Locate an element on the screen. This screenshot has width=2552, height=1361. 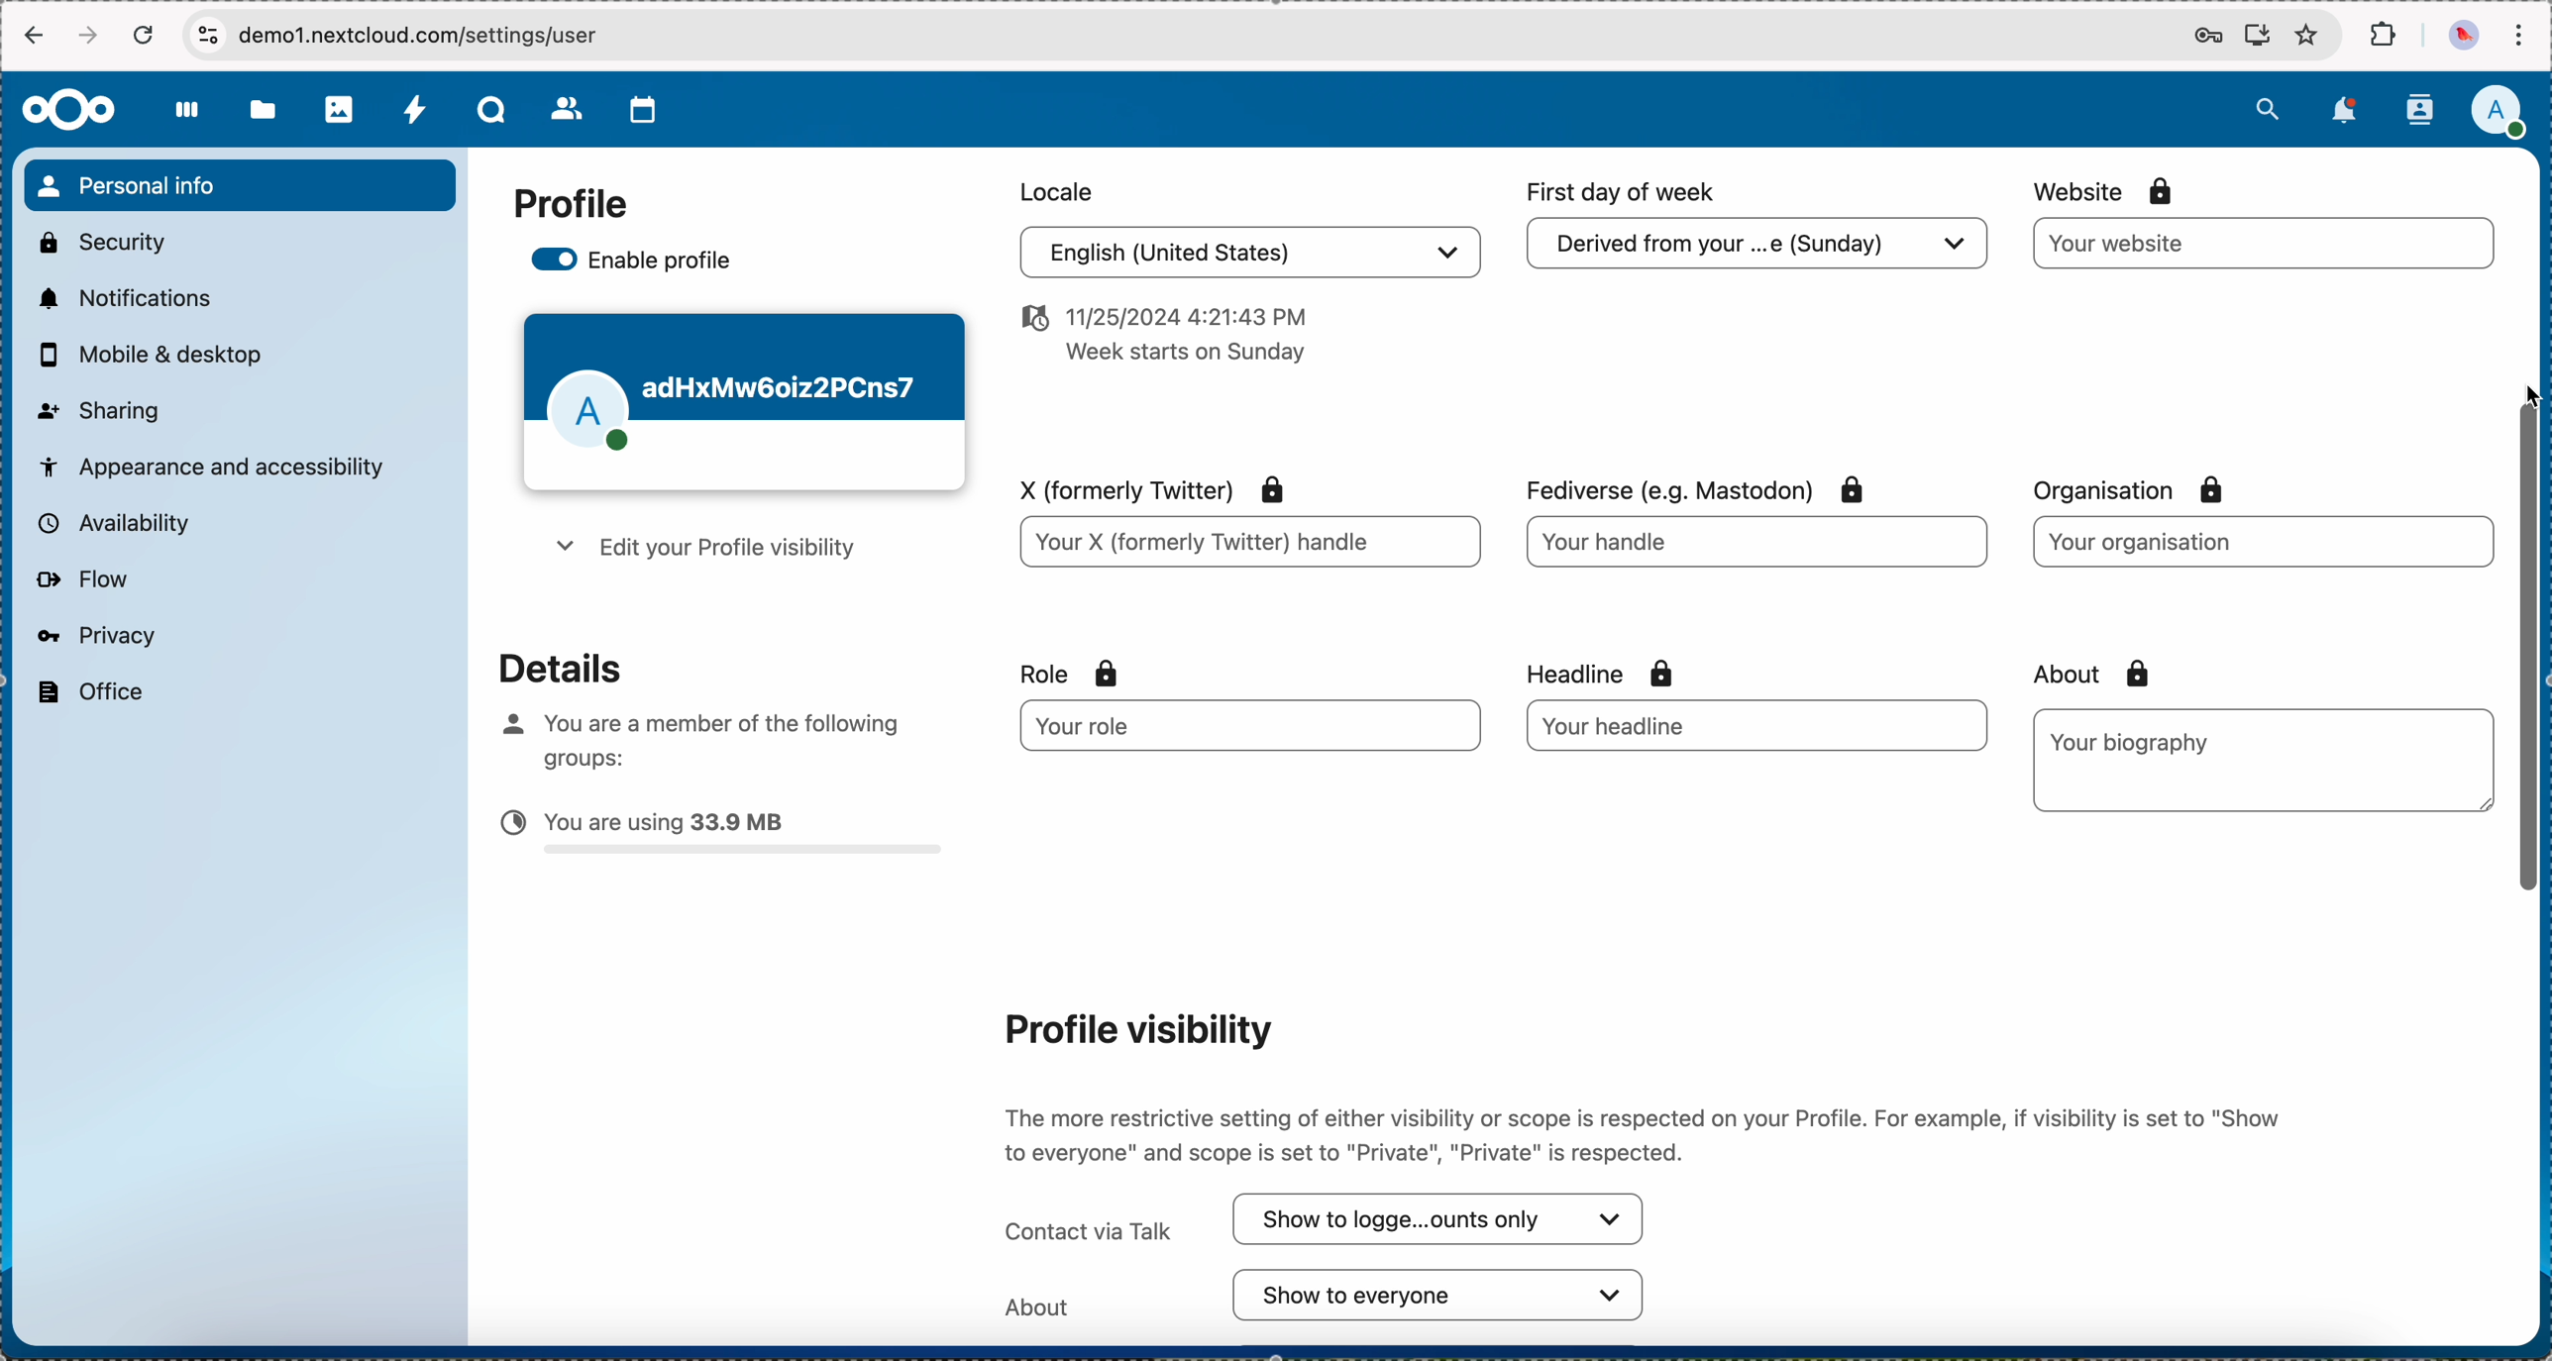
extensions is located at coordinates (2386, 36).